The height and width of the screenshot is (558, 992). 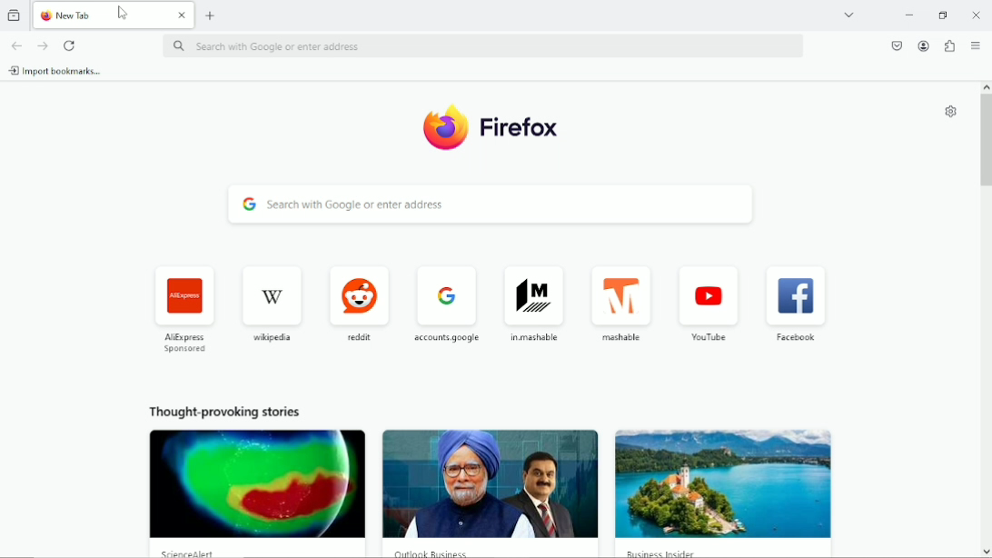 What do you see at coordinates (489, 125) in the screenshot?
I see `Firefox` at bounding box center [489, 125].